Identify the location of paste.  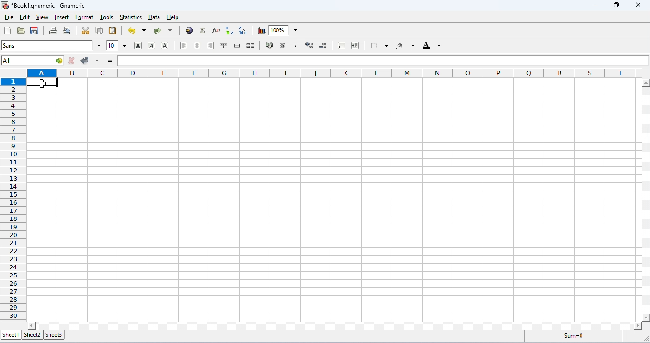
(113, 30).